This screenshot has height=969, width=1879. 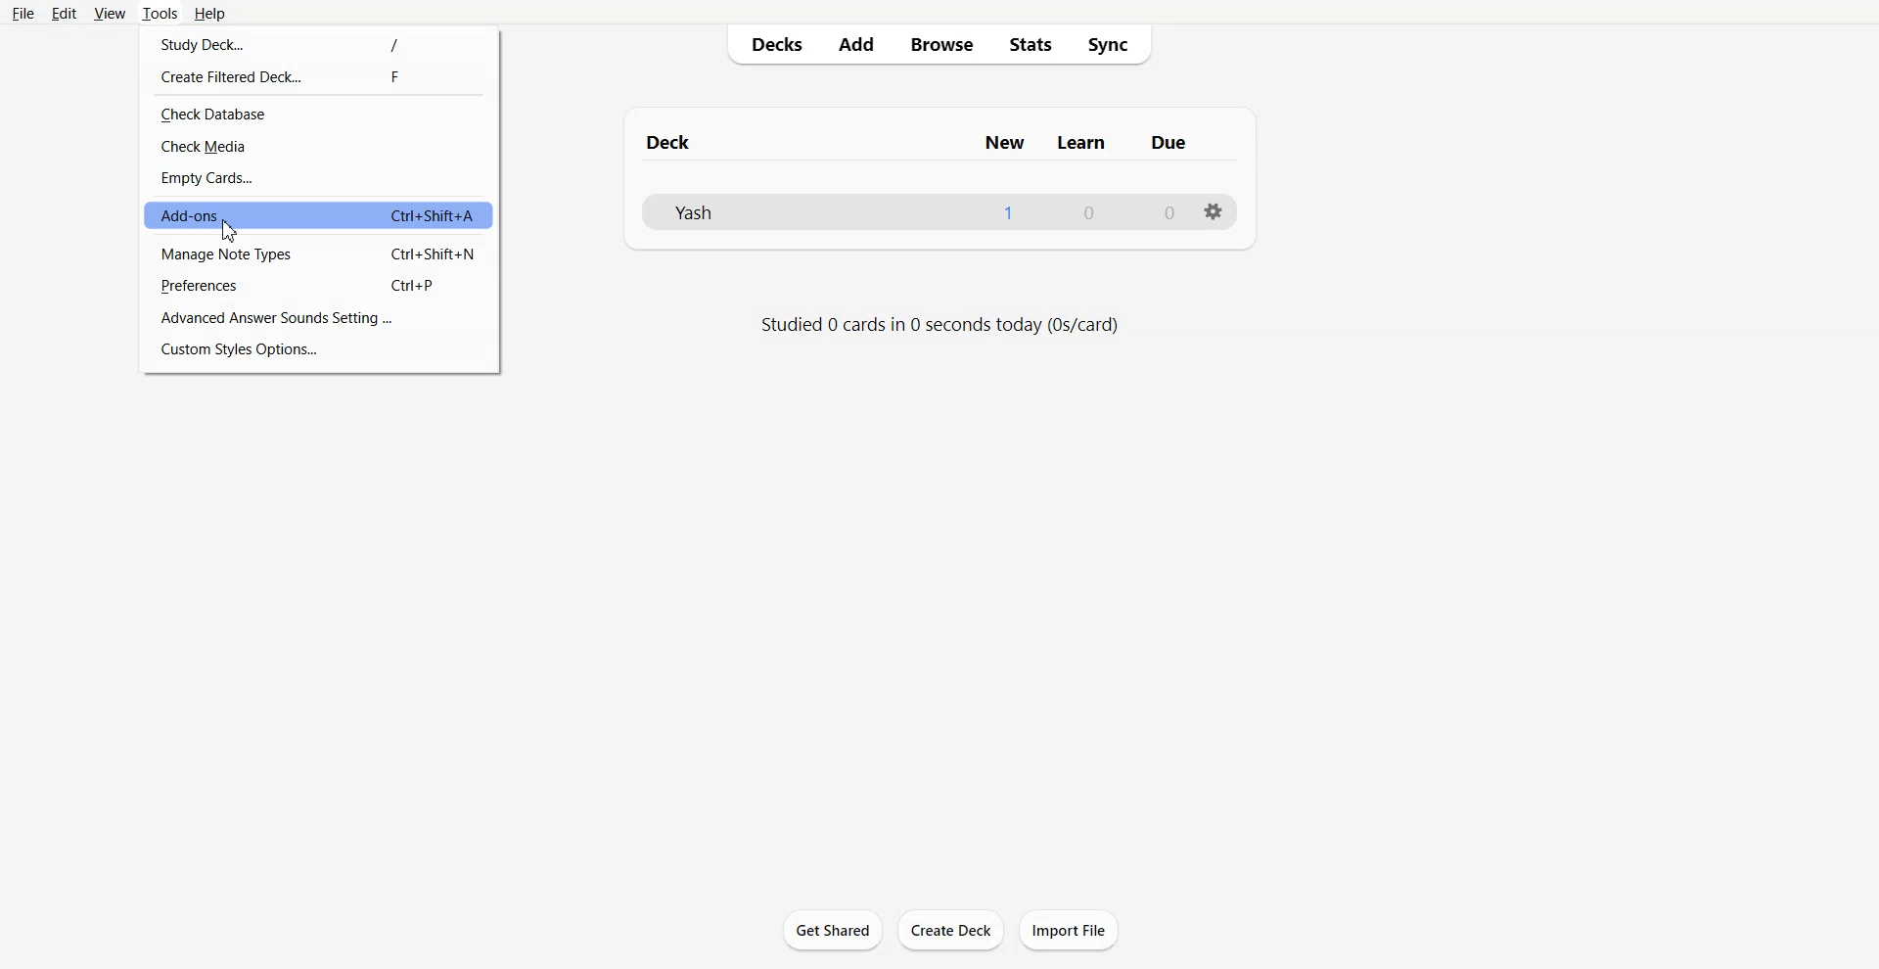 I want to click on 1, so click(x=1008, y=211).